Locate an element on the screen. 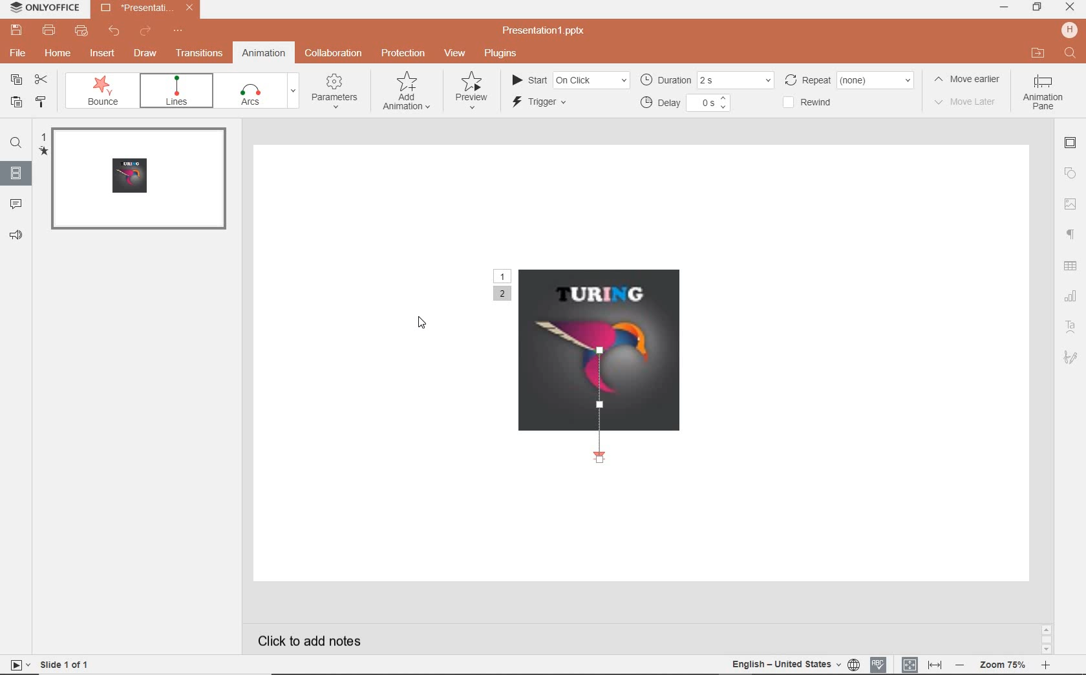 This screenshot has width=1086, height=675. slide 1 is located at coordinates (137, 180).